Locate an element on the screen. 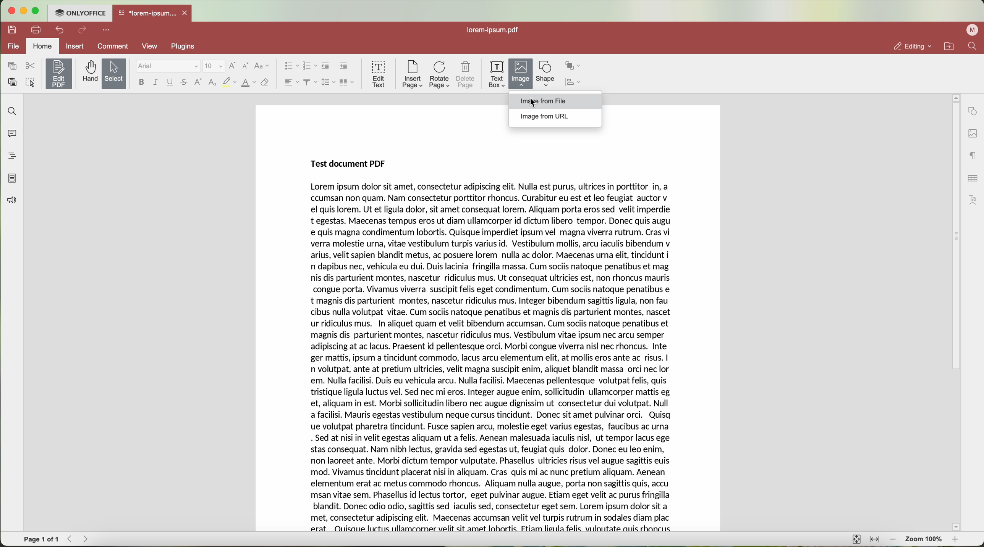 The height and width of the screenshot is (547, 984). zoom in is located at coordinates (956, 541).